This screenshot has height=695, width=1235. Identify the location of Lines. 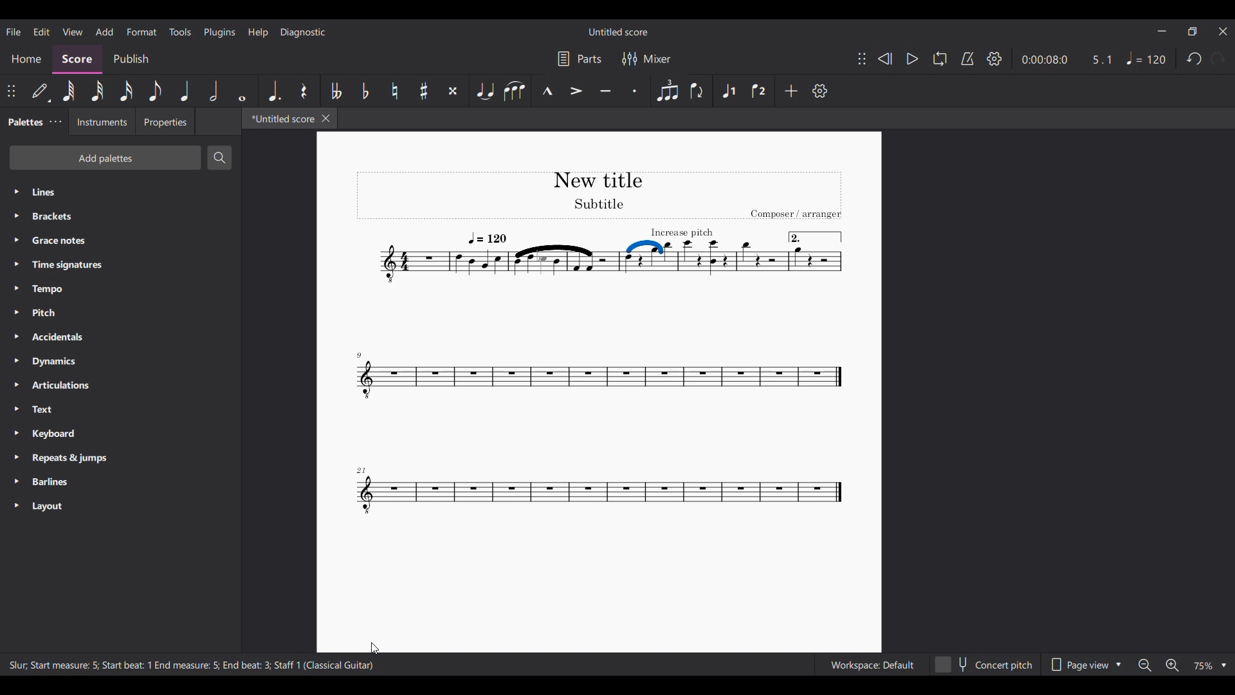
(121, 192).